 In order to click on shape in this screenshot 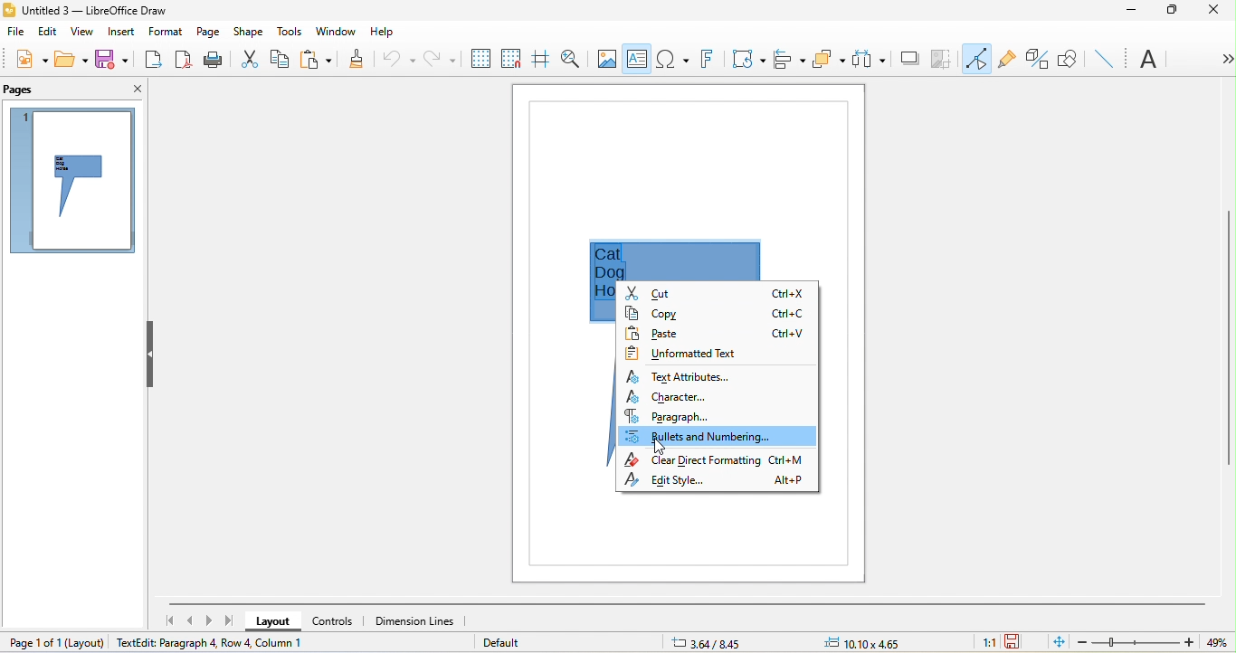, I will do `click(250, 32)`.